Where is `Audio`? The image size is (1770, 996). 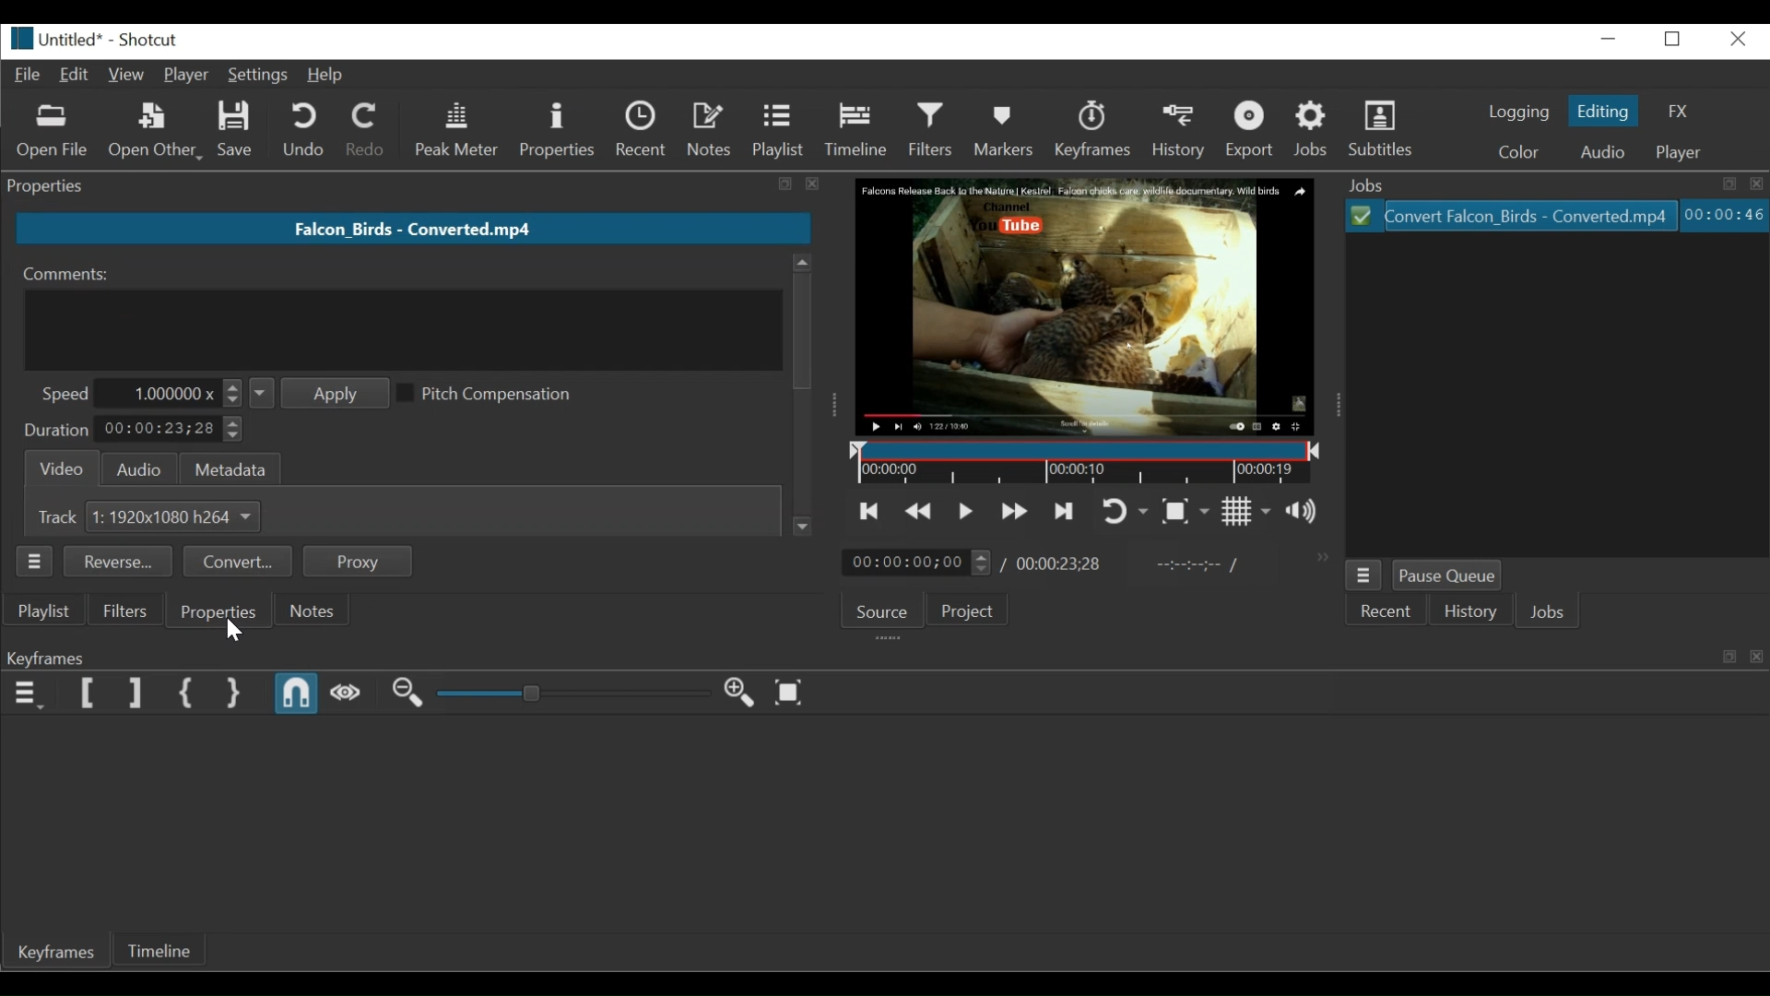
Audio is located at coordinates (1602, 153).